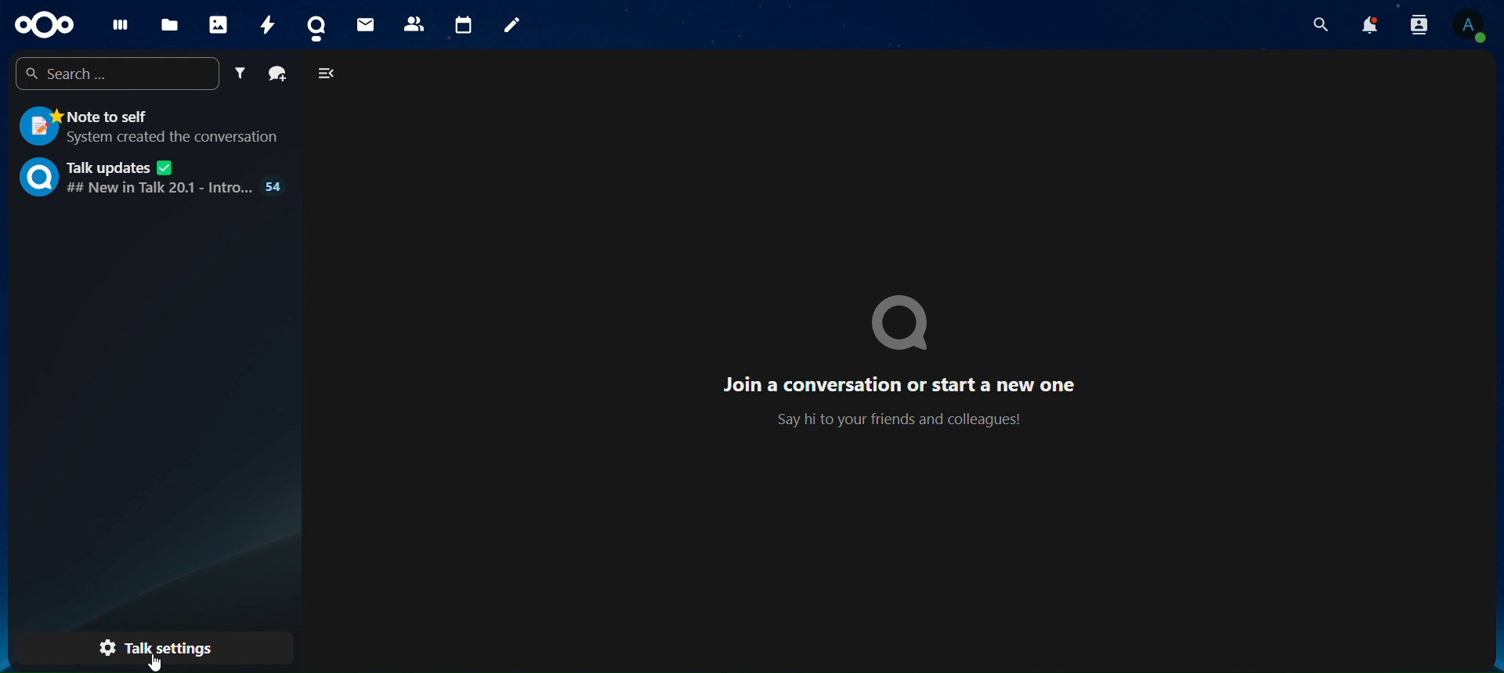 This screenshot has width=1504, height=673. Describe the element at coordinates (168, 25) in the screenshot. I see `files` at that location.